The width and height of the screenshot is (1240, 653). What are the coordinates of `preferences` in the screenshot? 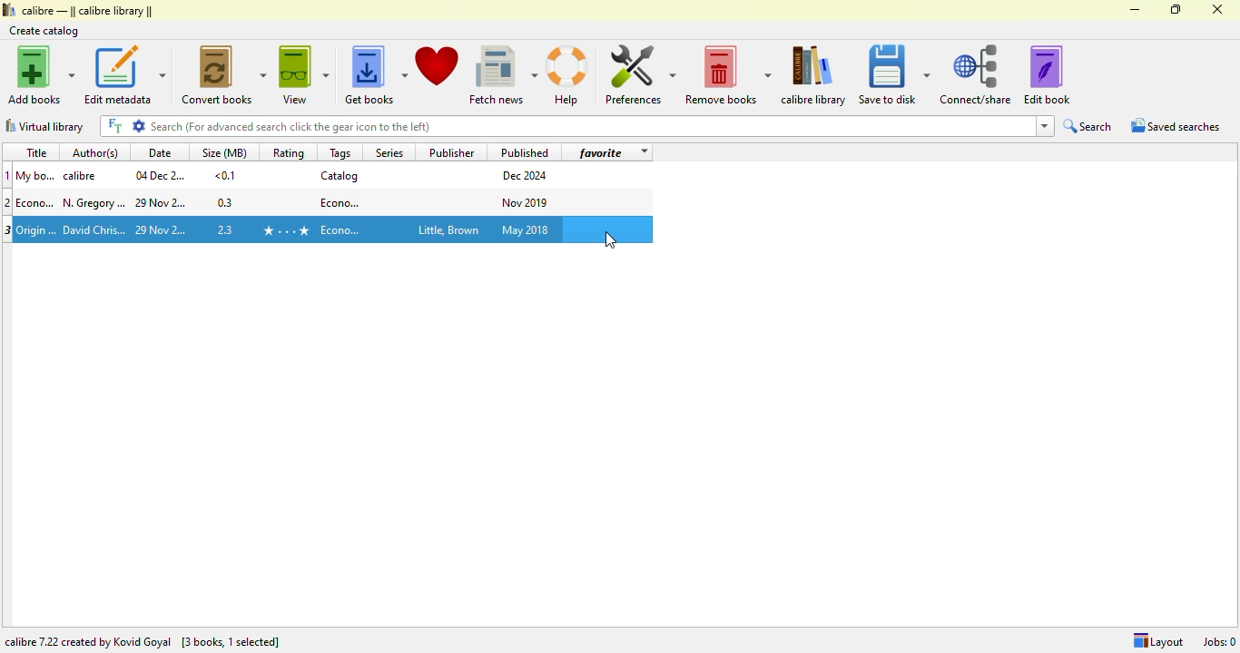 It's located at (639, 74).